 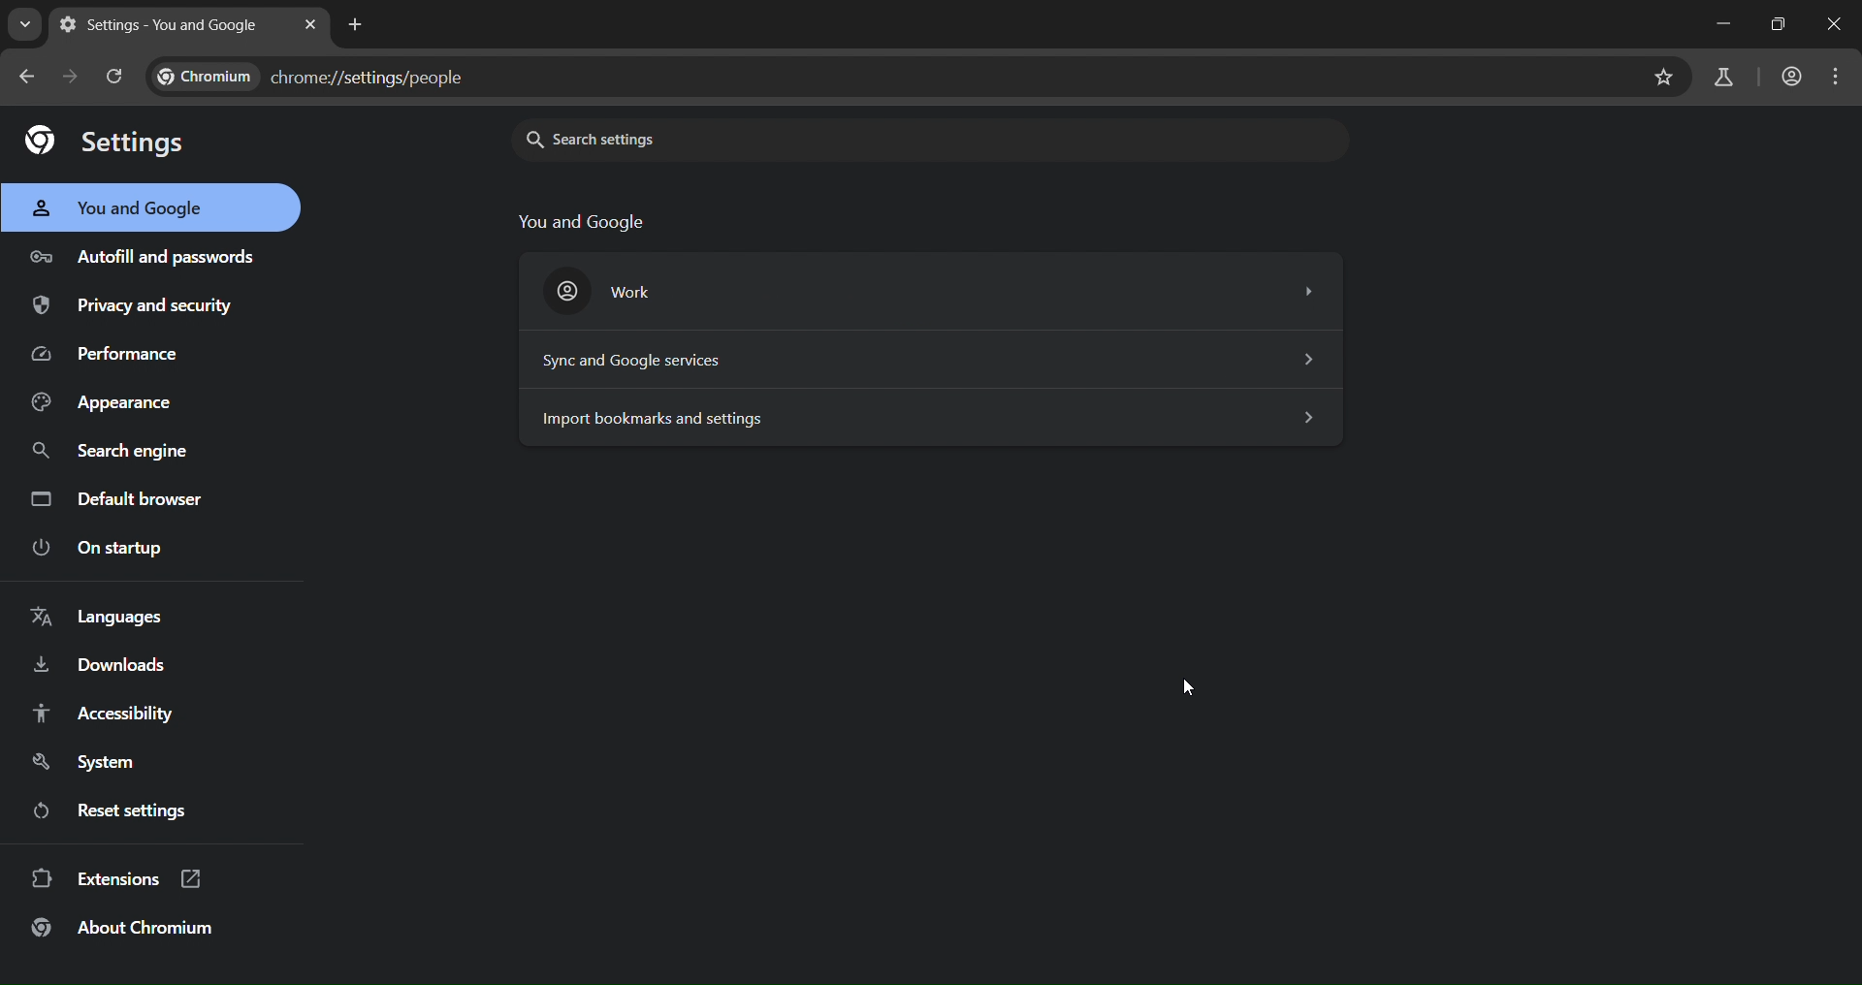 I want to click on cursor, so click(x=1202, y=682).